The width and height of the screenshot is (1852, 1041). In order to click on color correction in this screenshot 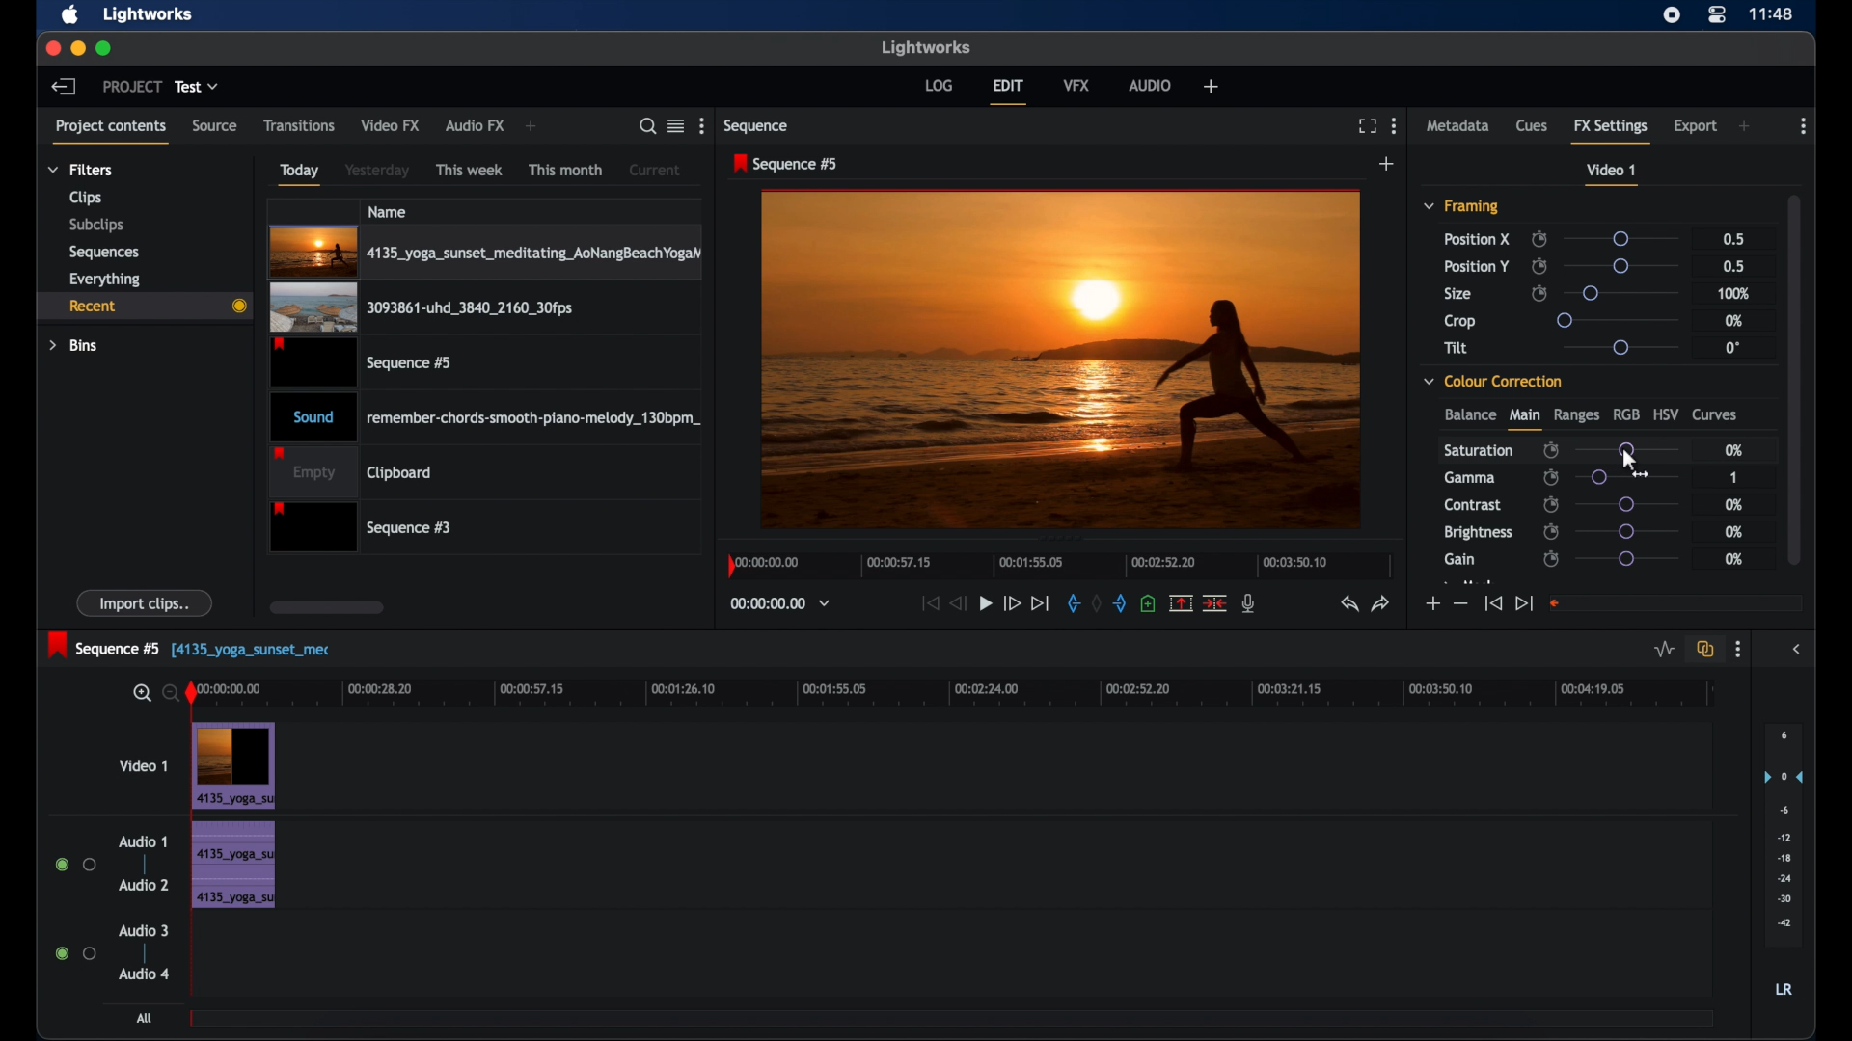, I will do `click(1494, 380)`.